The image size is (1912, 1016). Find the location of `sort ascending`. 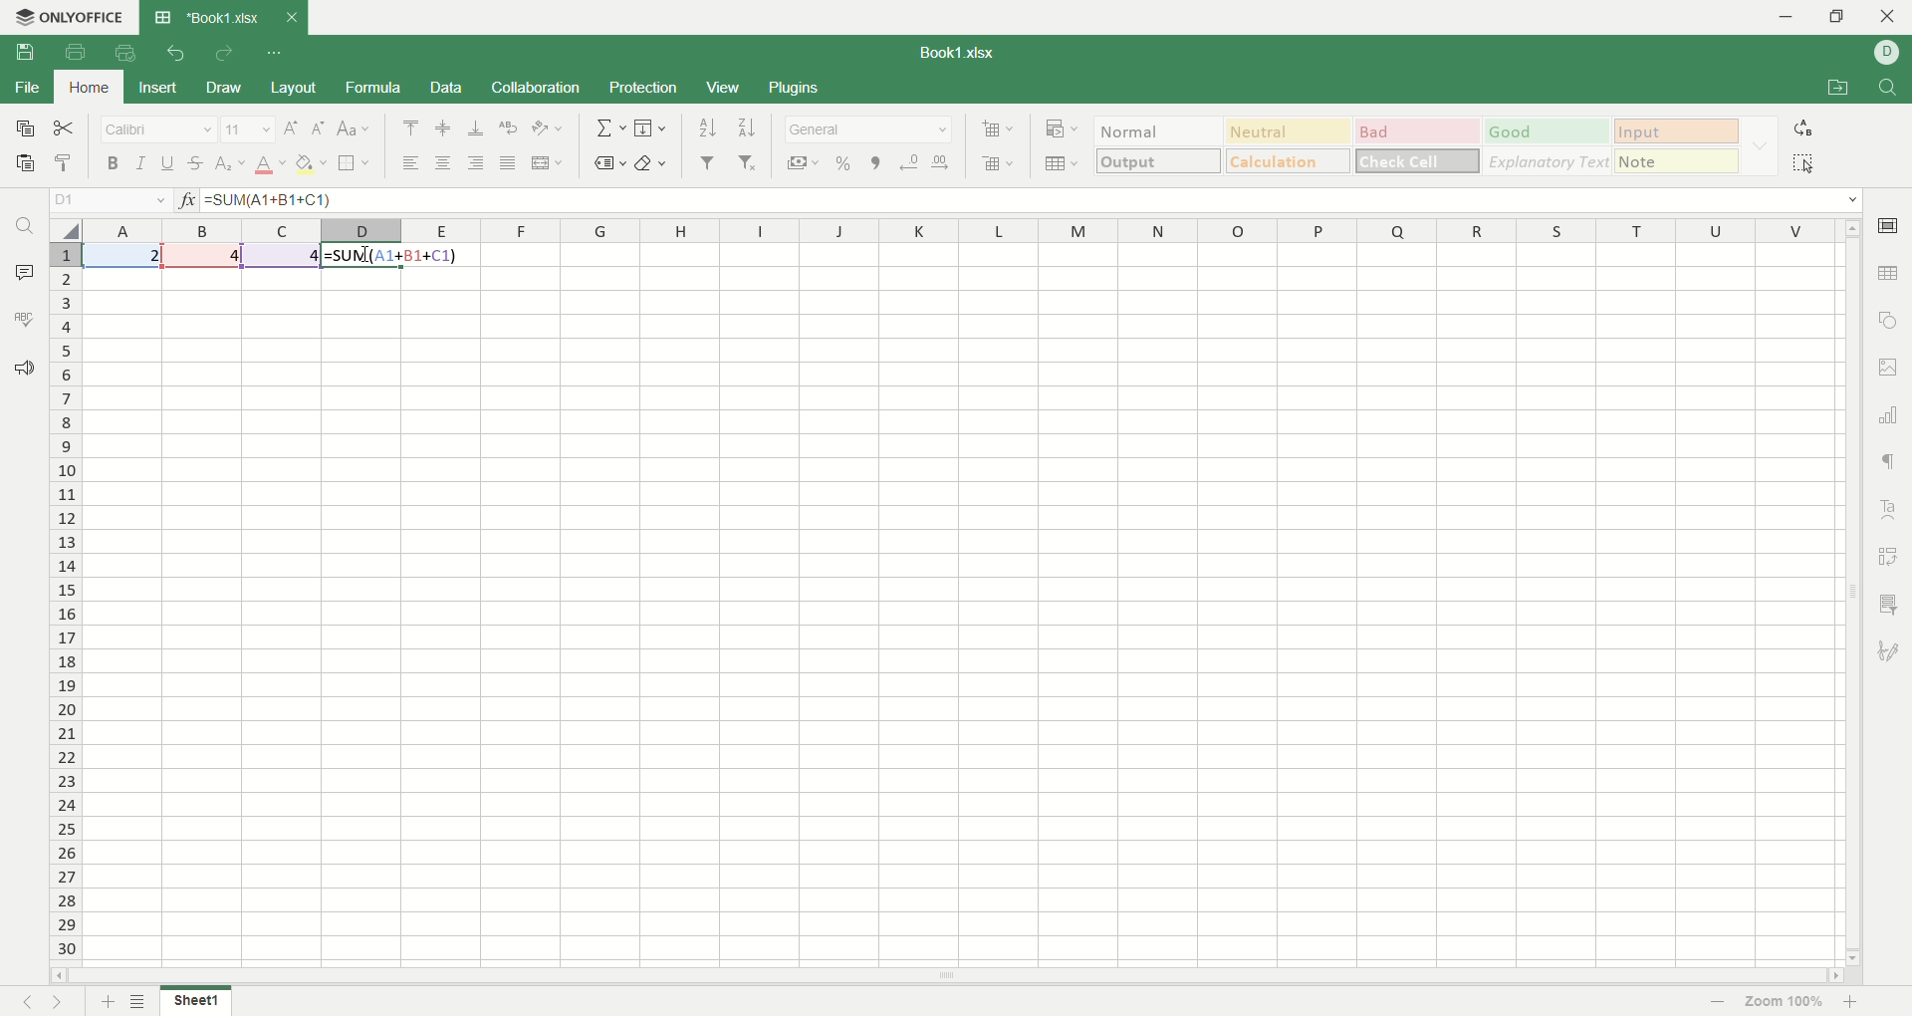

sort ascending is located at coordinates (706, 127).